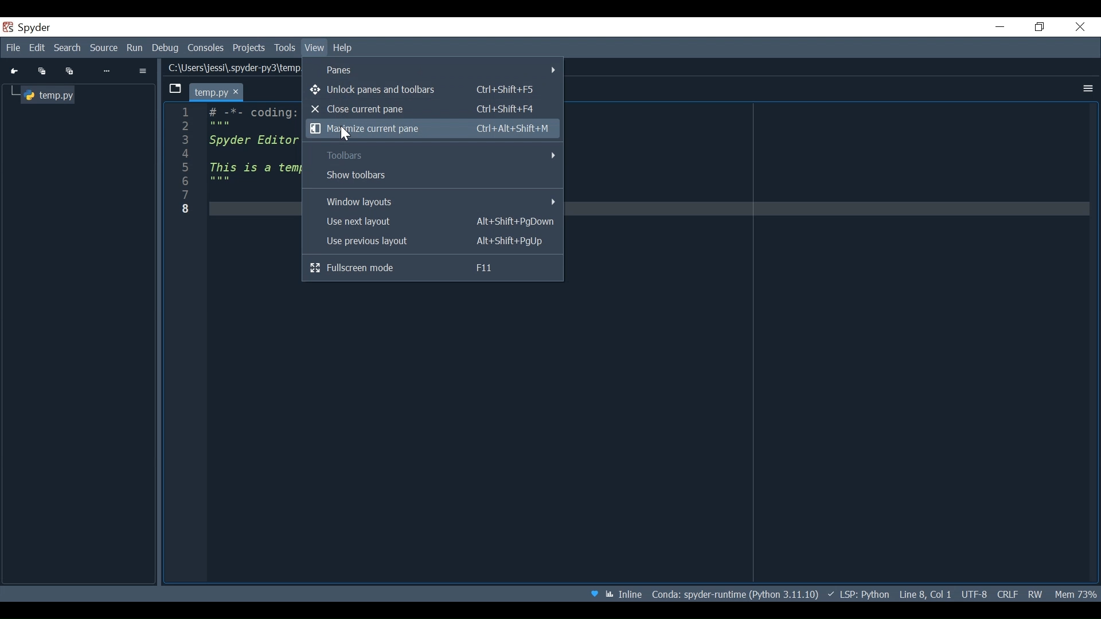 The width and height of the screenshot is (1101, 619). I want to click on Close current pane, so click(433, 109).